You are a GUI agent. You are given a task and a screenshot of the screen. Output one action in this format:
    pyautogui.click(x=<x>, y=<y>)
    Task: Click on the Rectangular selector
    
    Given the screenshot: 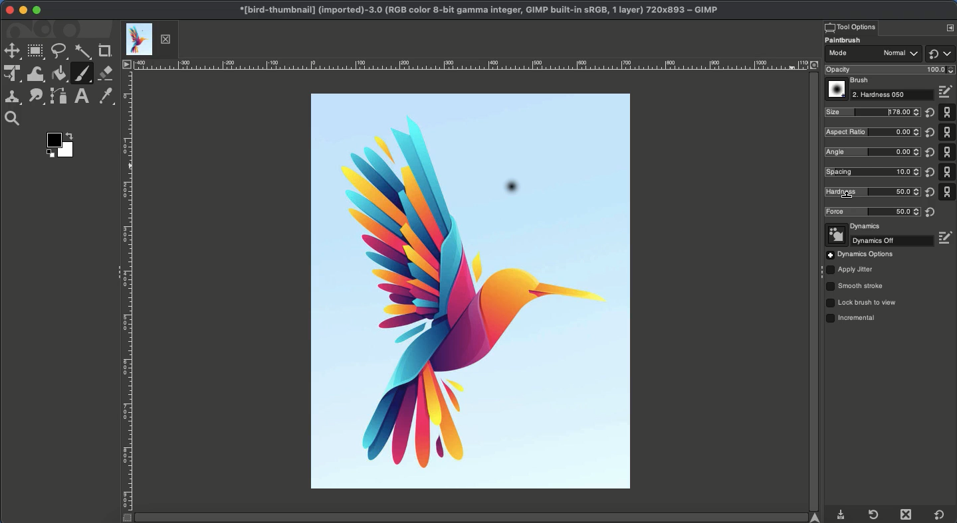 What is the action you would take?
    pyautogui.click(x=35, y=52)
    